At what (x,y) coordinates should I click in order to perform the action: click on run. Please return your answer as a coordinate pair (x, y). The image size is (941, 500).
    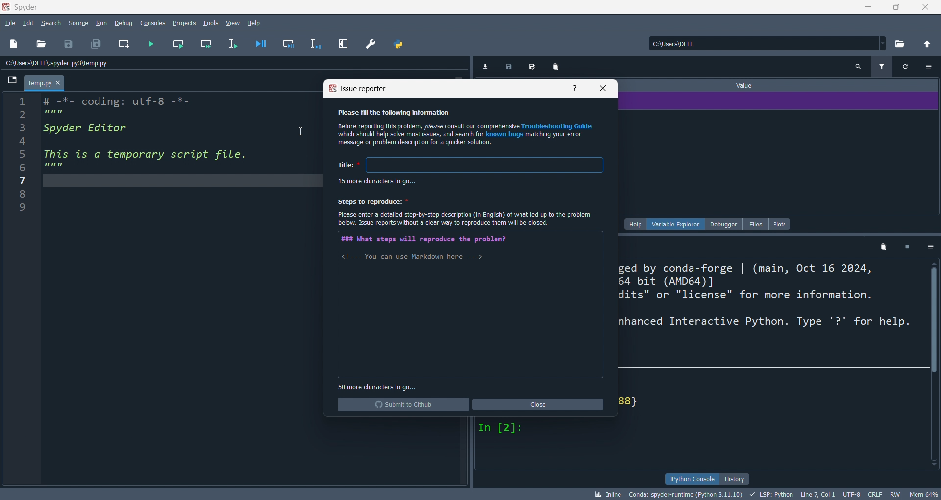
    Looking at the image, I should click on (100, 23).